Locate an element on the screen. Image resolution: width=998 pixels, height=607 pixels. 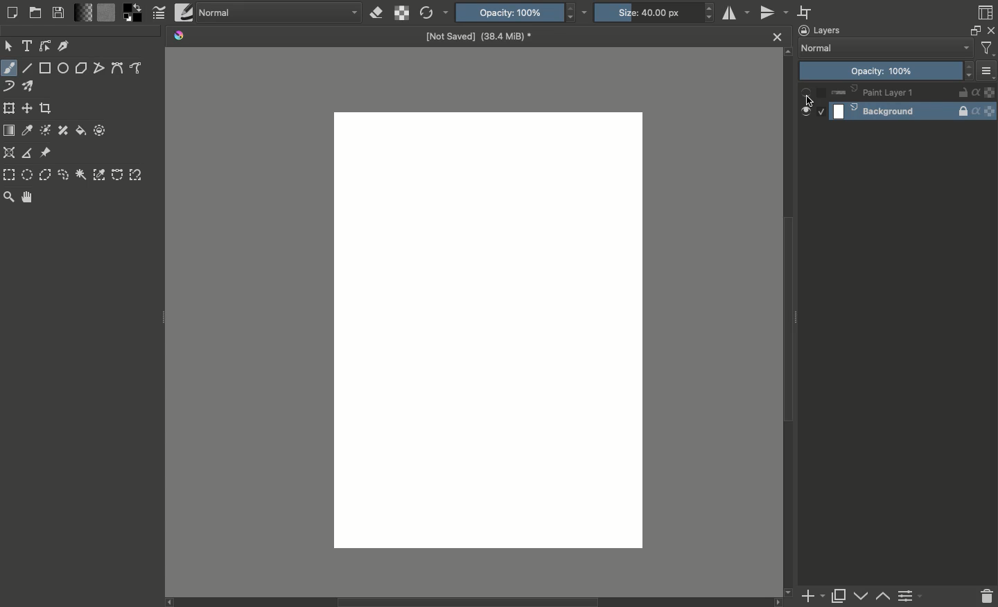
Raise layer is located at coordinates (861, 597).